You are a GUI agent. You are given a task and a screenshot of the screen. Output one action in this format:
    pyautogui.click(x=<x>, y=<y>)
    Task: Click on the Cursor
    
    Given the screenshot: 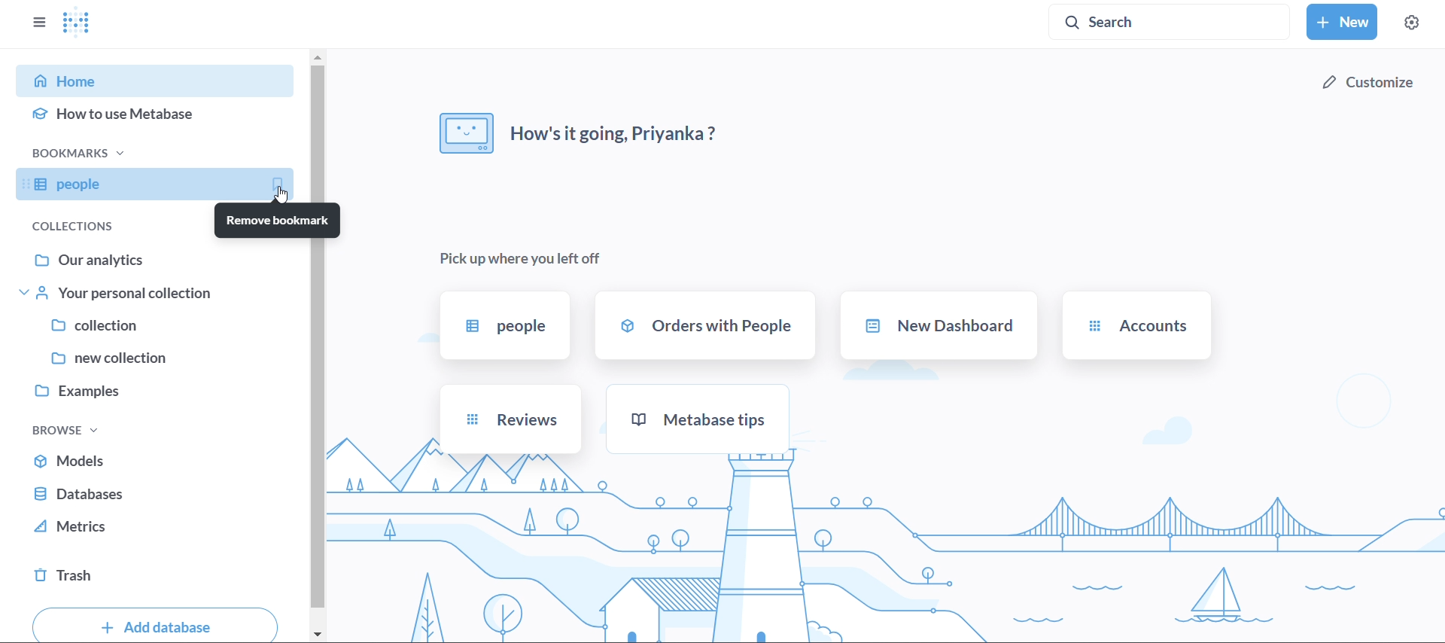 What is the action you would take?
    pyautogui.click(x=278, y=194)
    